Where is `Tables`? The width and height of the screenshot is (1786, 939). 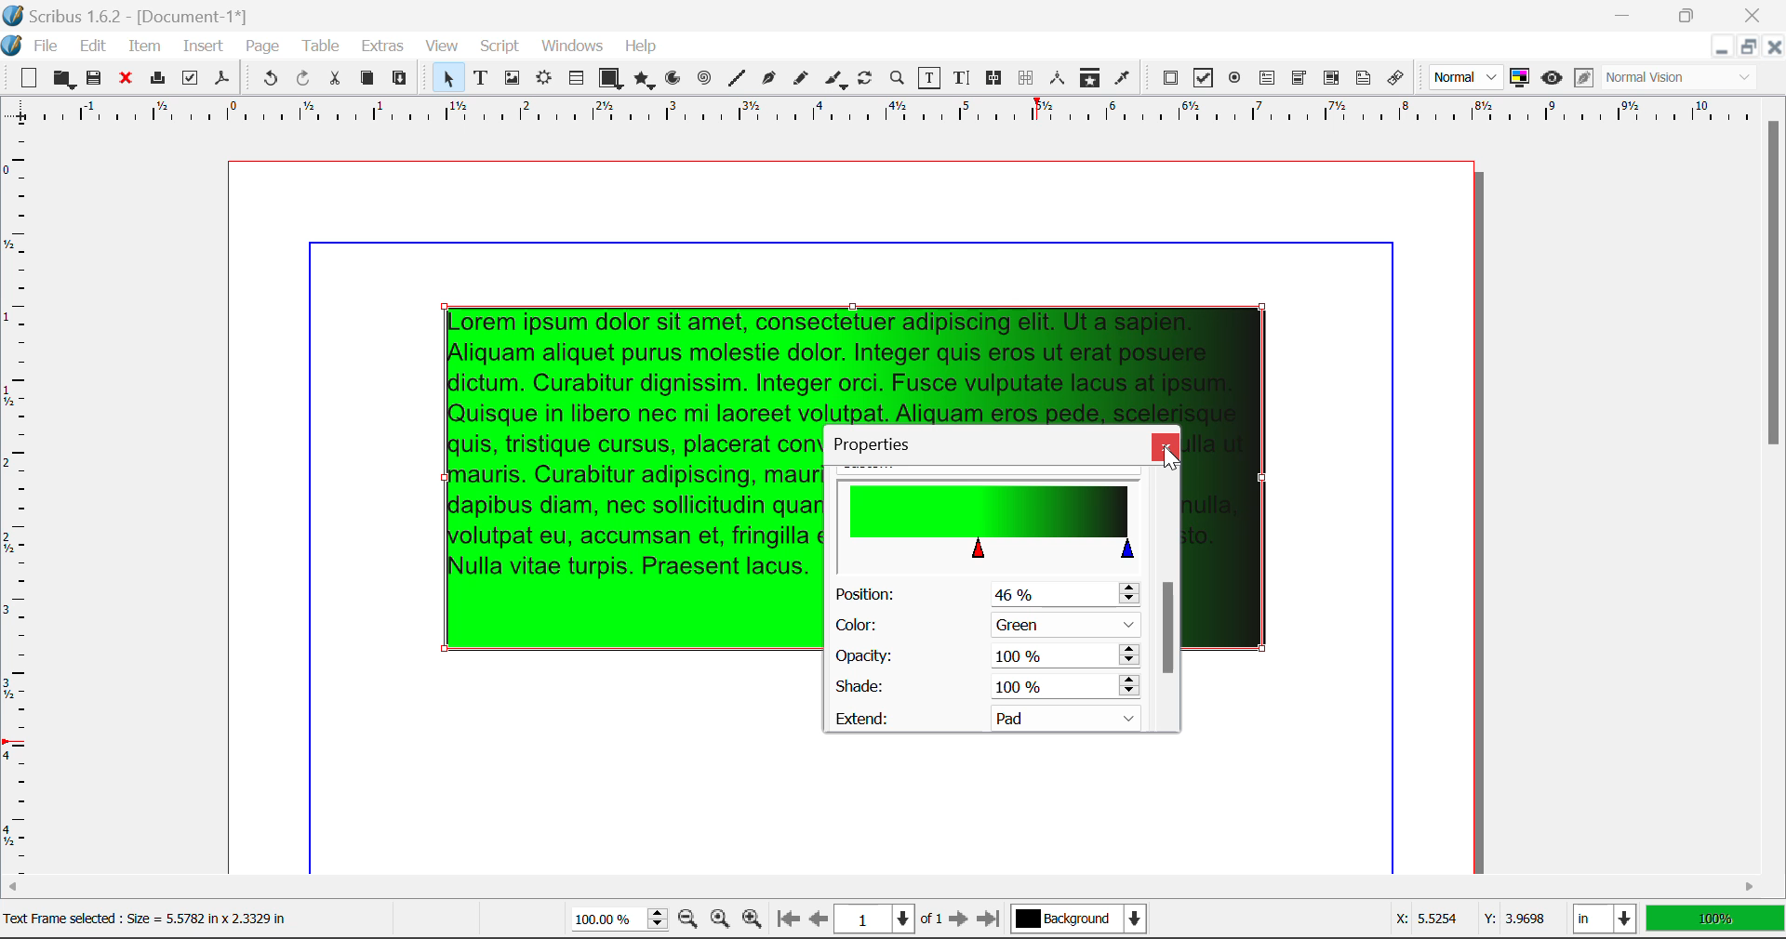 Tables is located at coordinates (576, 80).